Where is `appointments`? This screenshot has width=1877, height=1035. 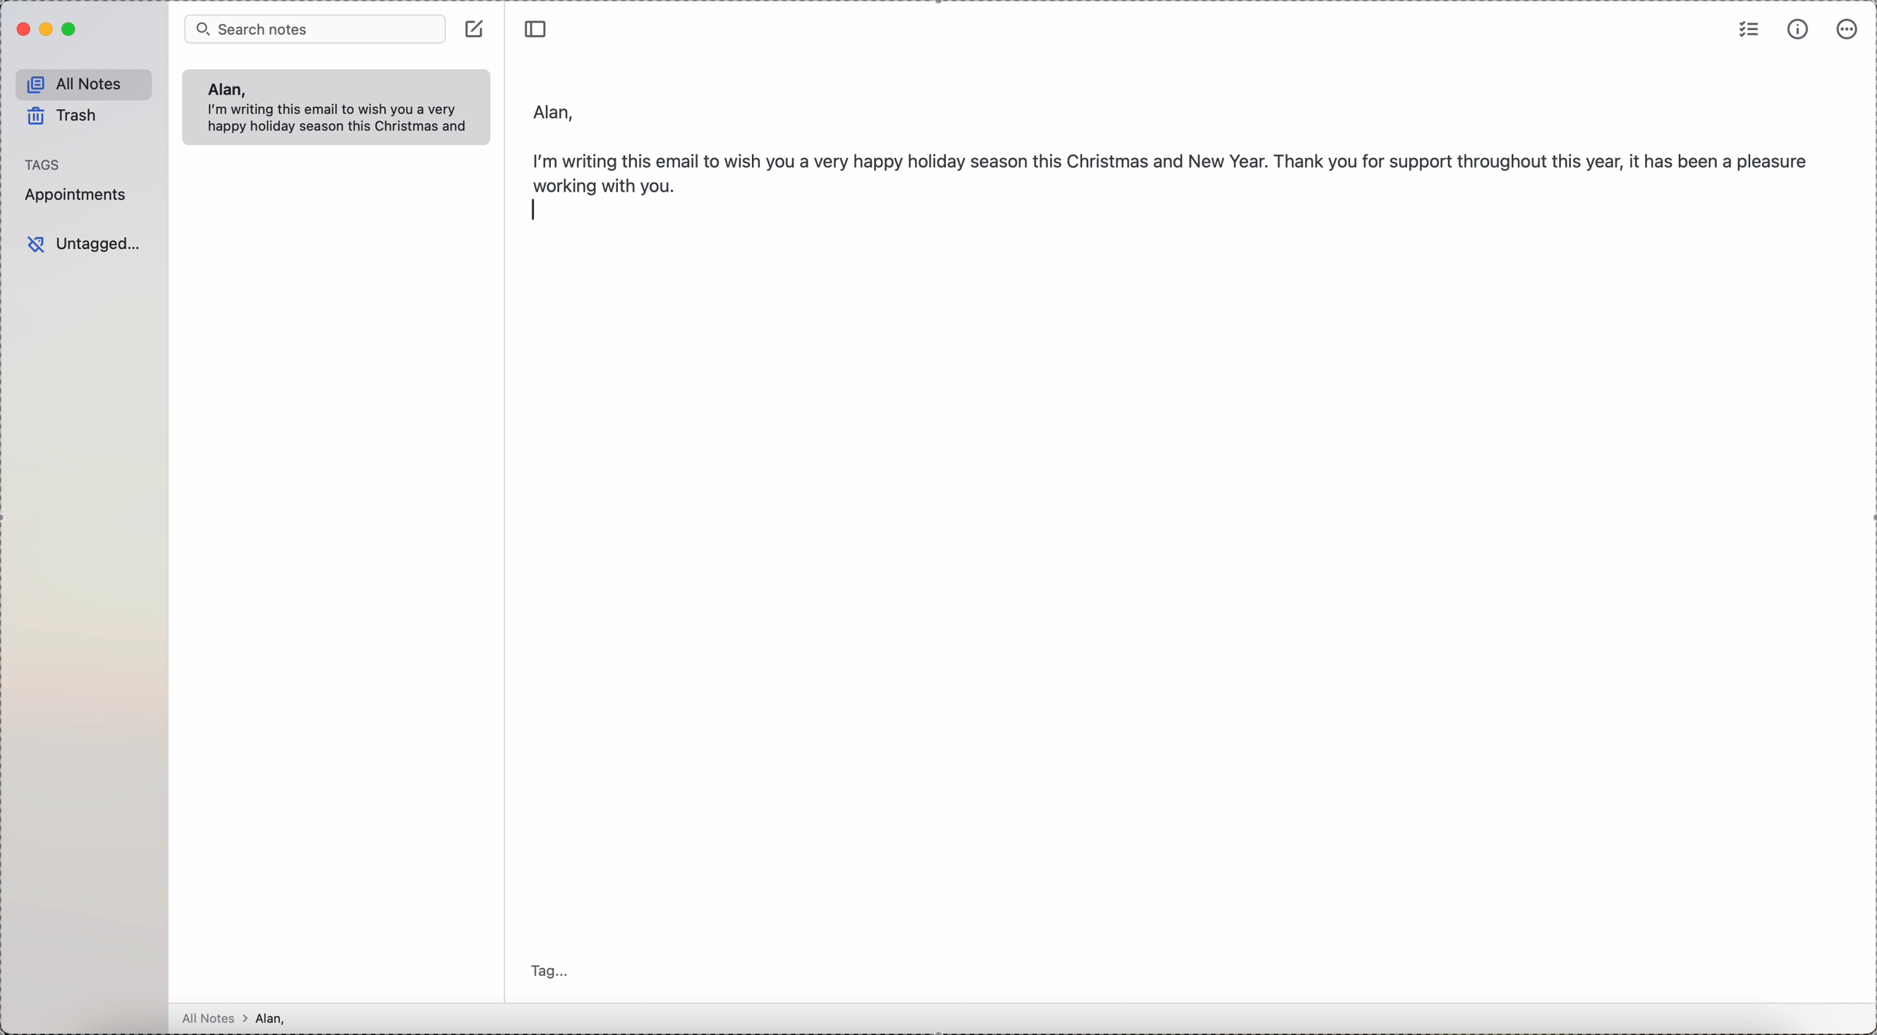
appointments is located at coordinates (79, 194).